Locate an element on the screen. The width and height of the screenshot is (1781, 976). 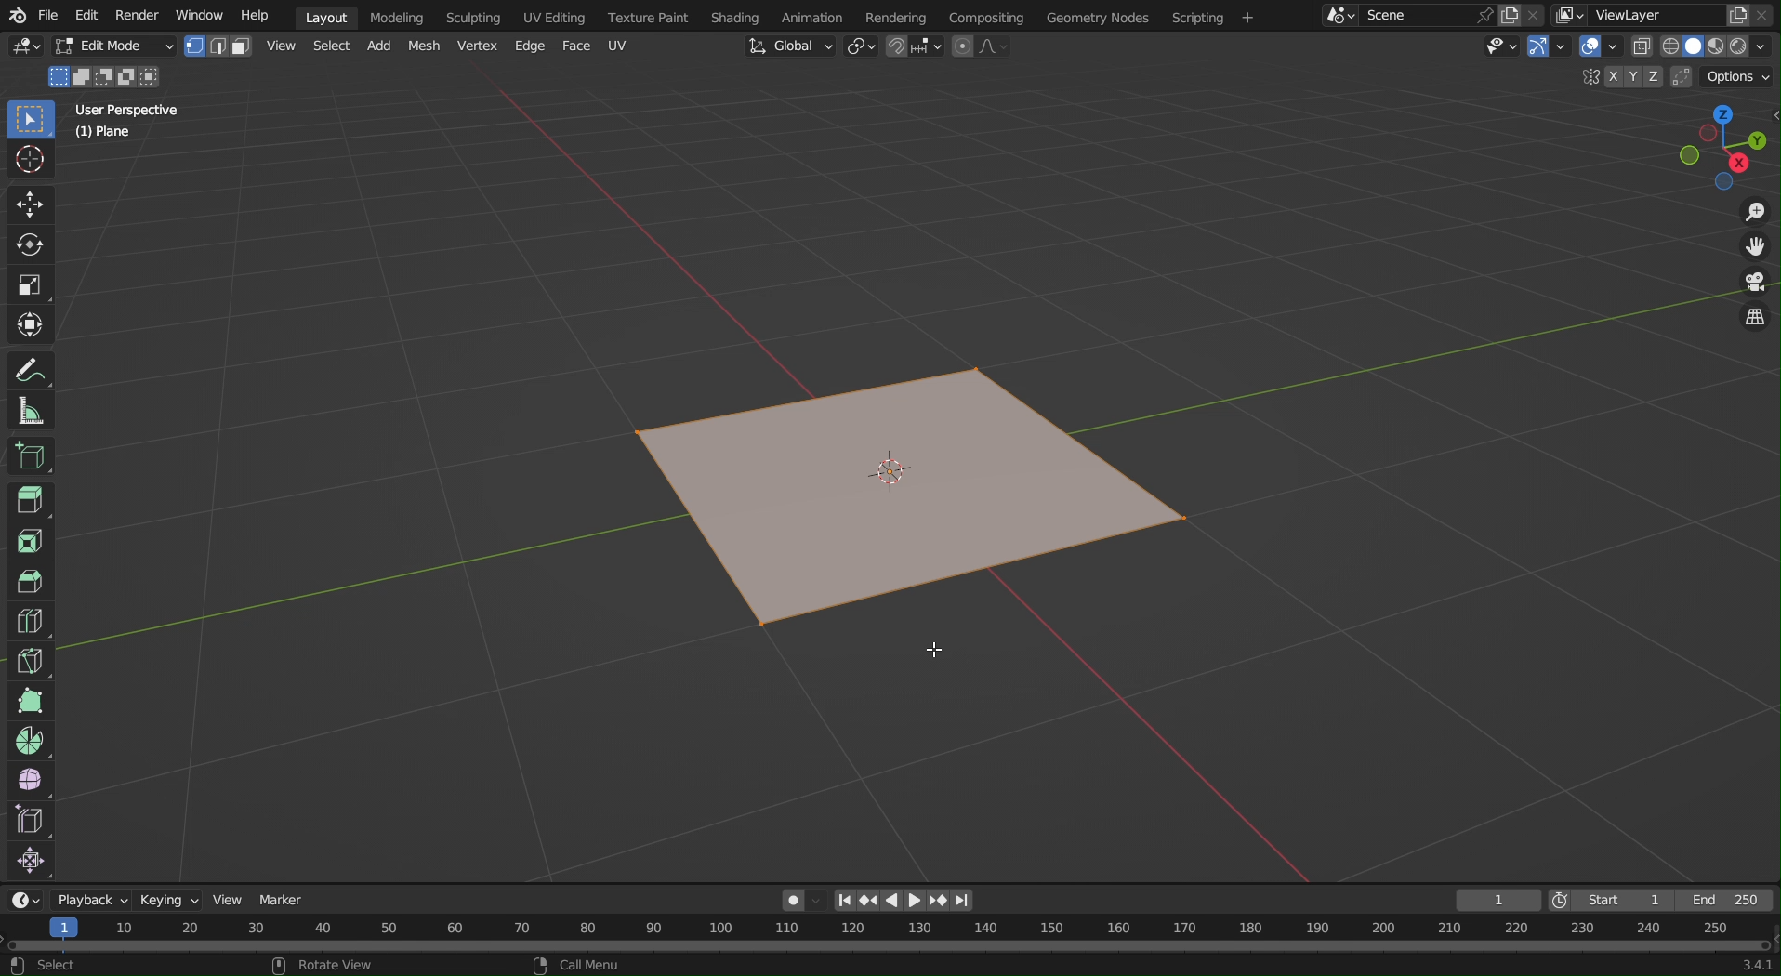
Face is located at coordinates (577, 46).